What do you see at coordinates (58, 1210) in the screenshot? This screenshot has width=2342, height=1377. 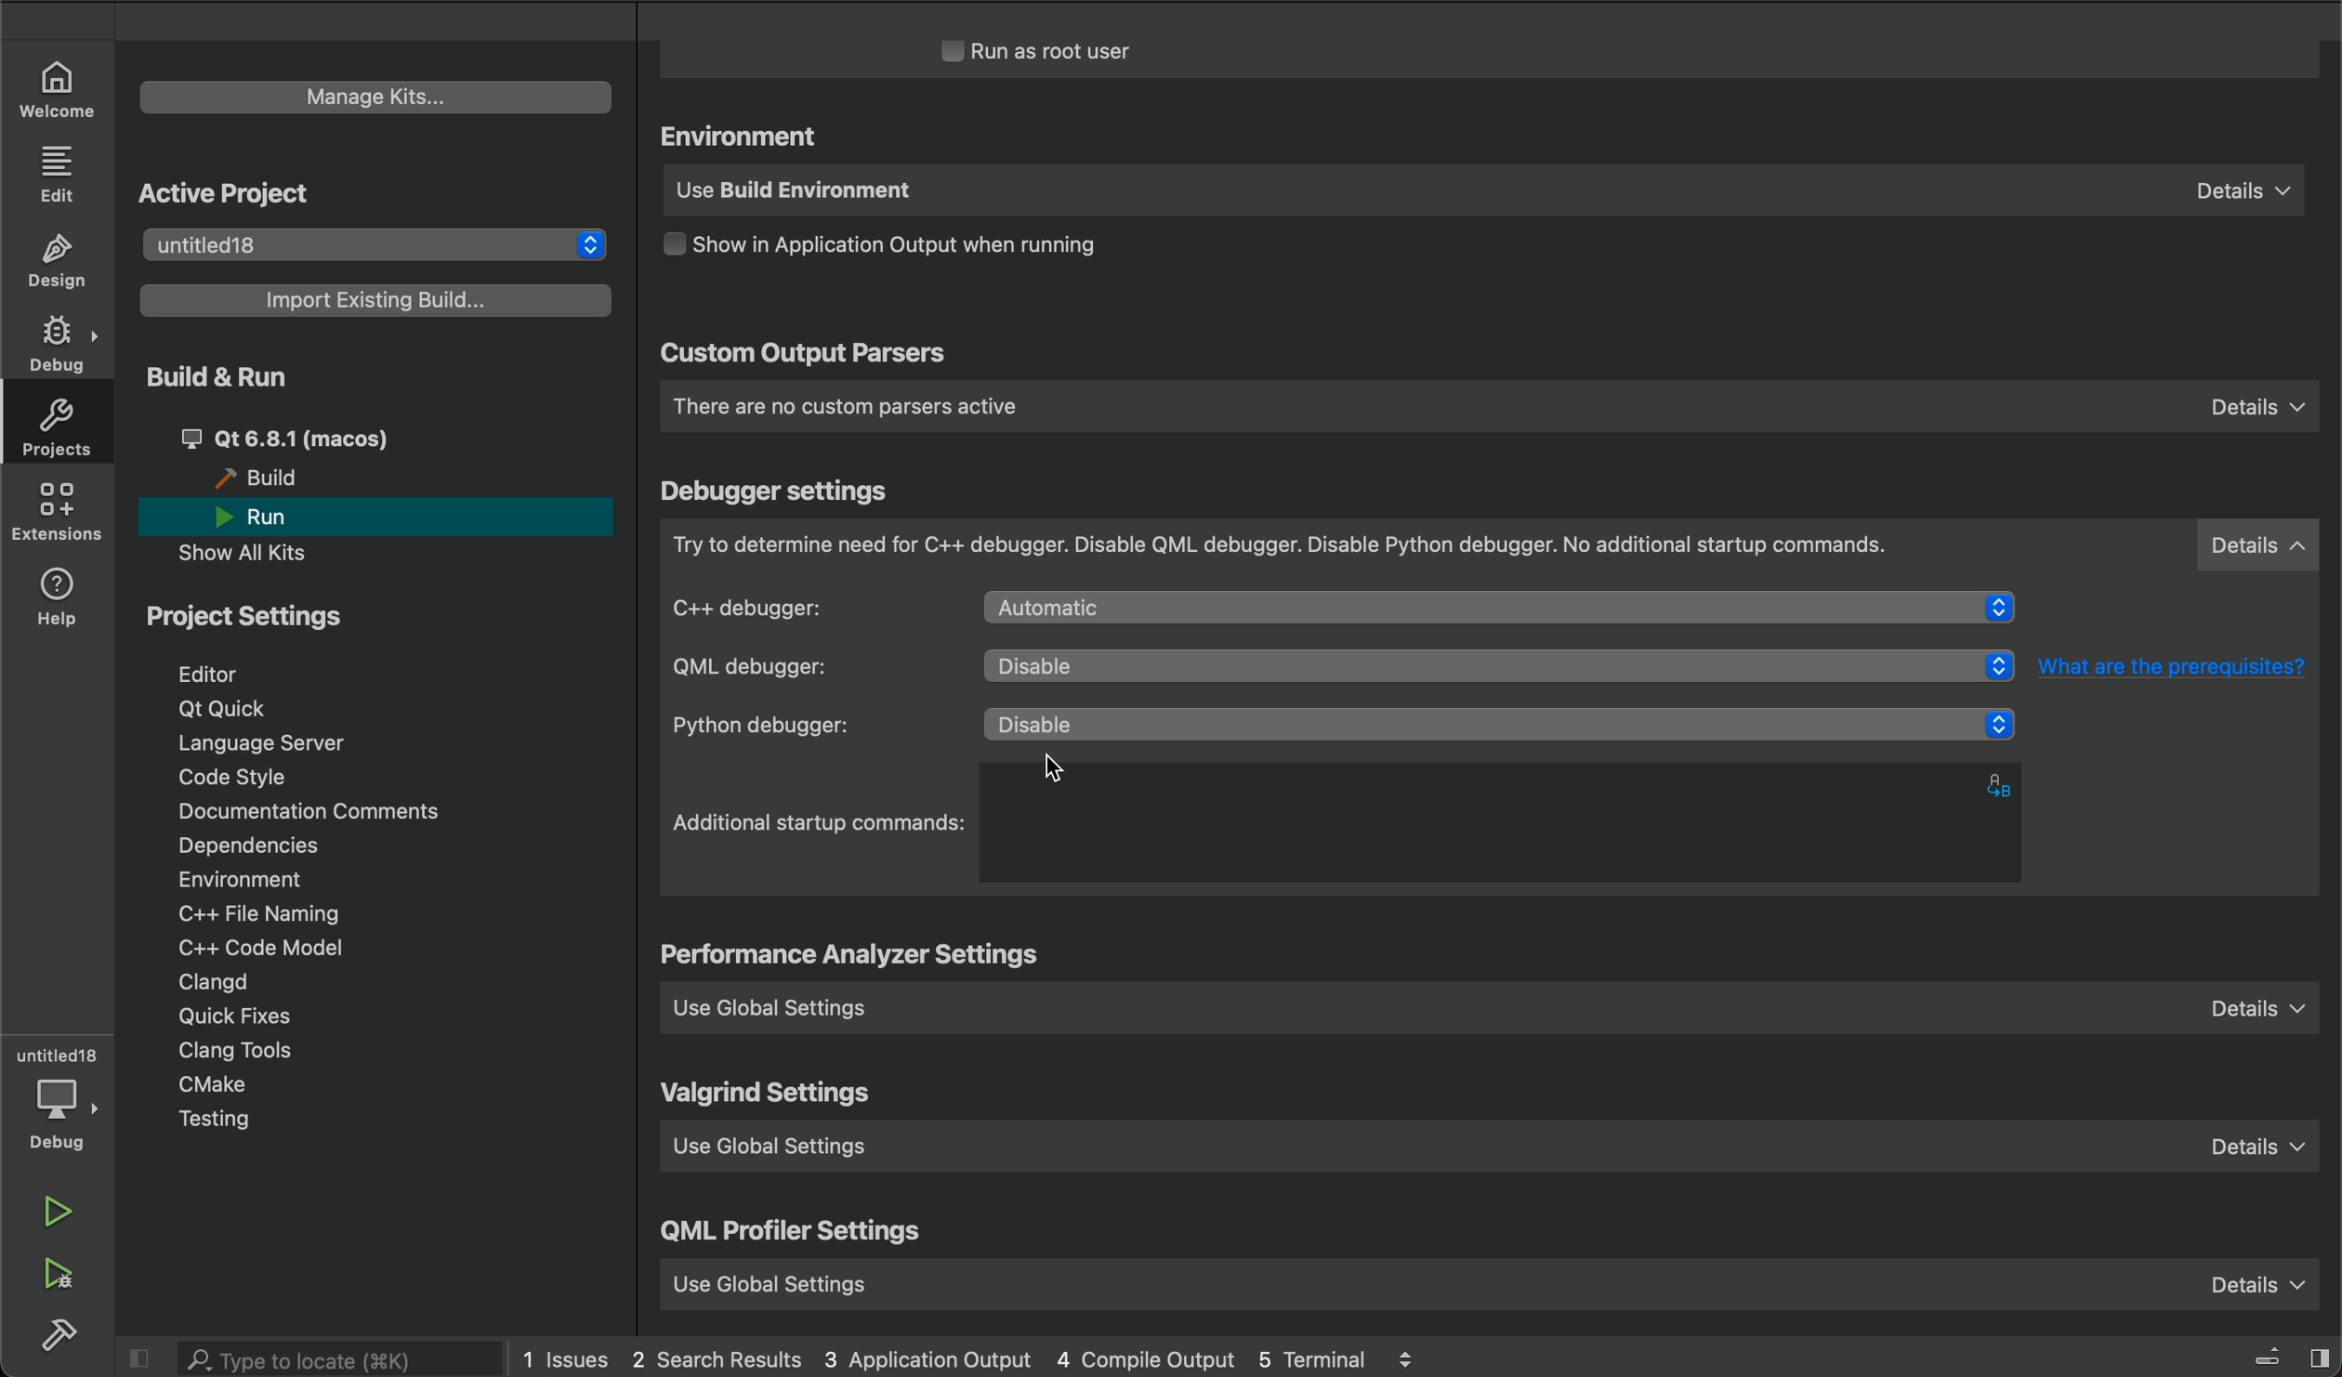 I see `run` at bounding box center [58, 1210].